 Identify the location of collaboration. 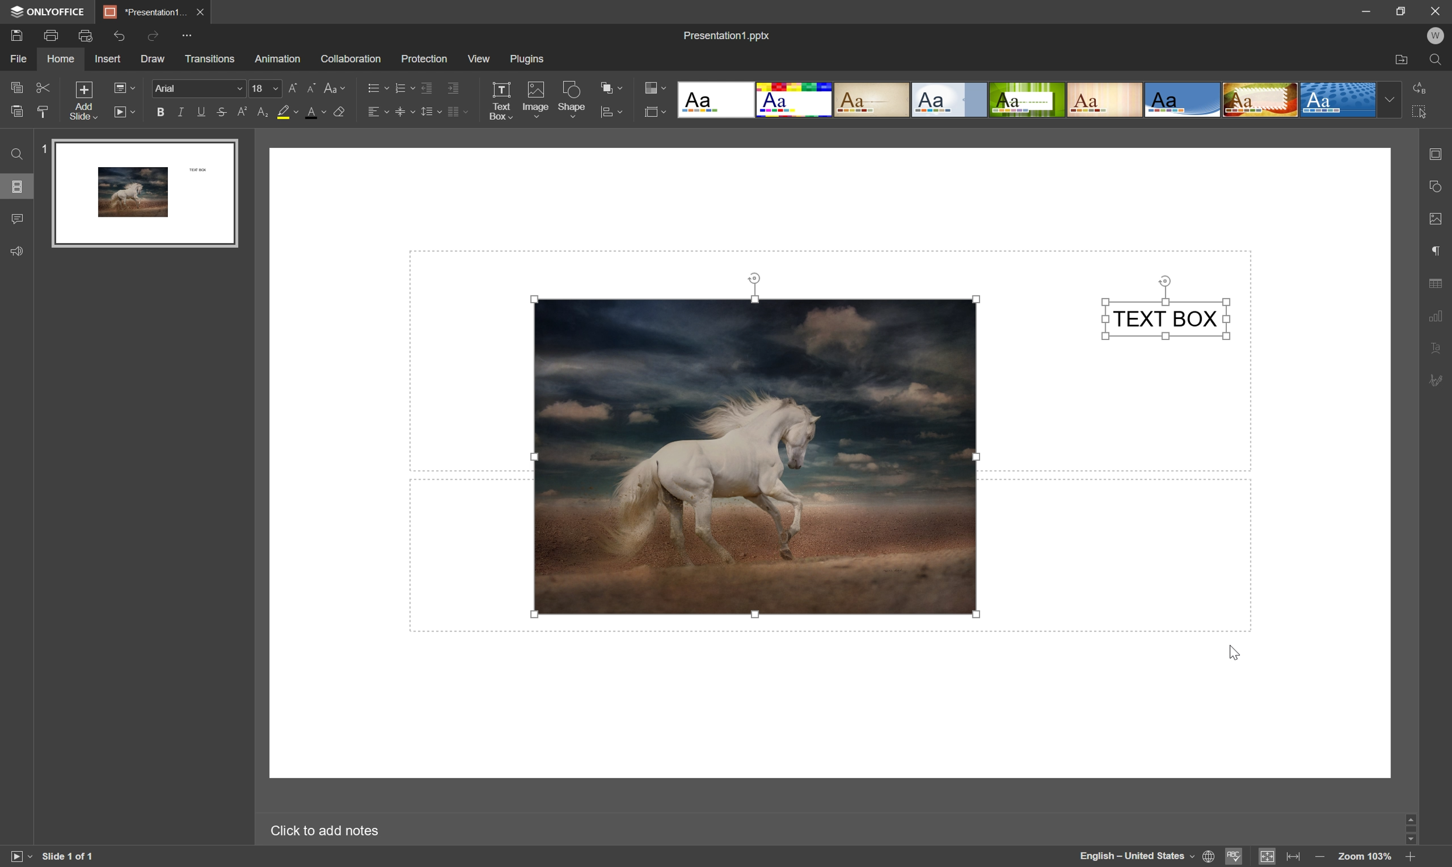
(353, 60).